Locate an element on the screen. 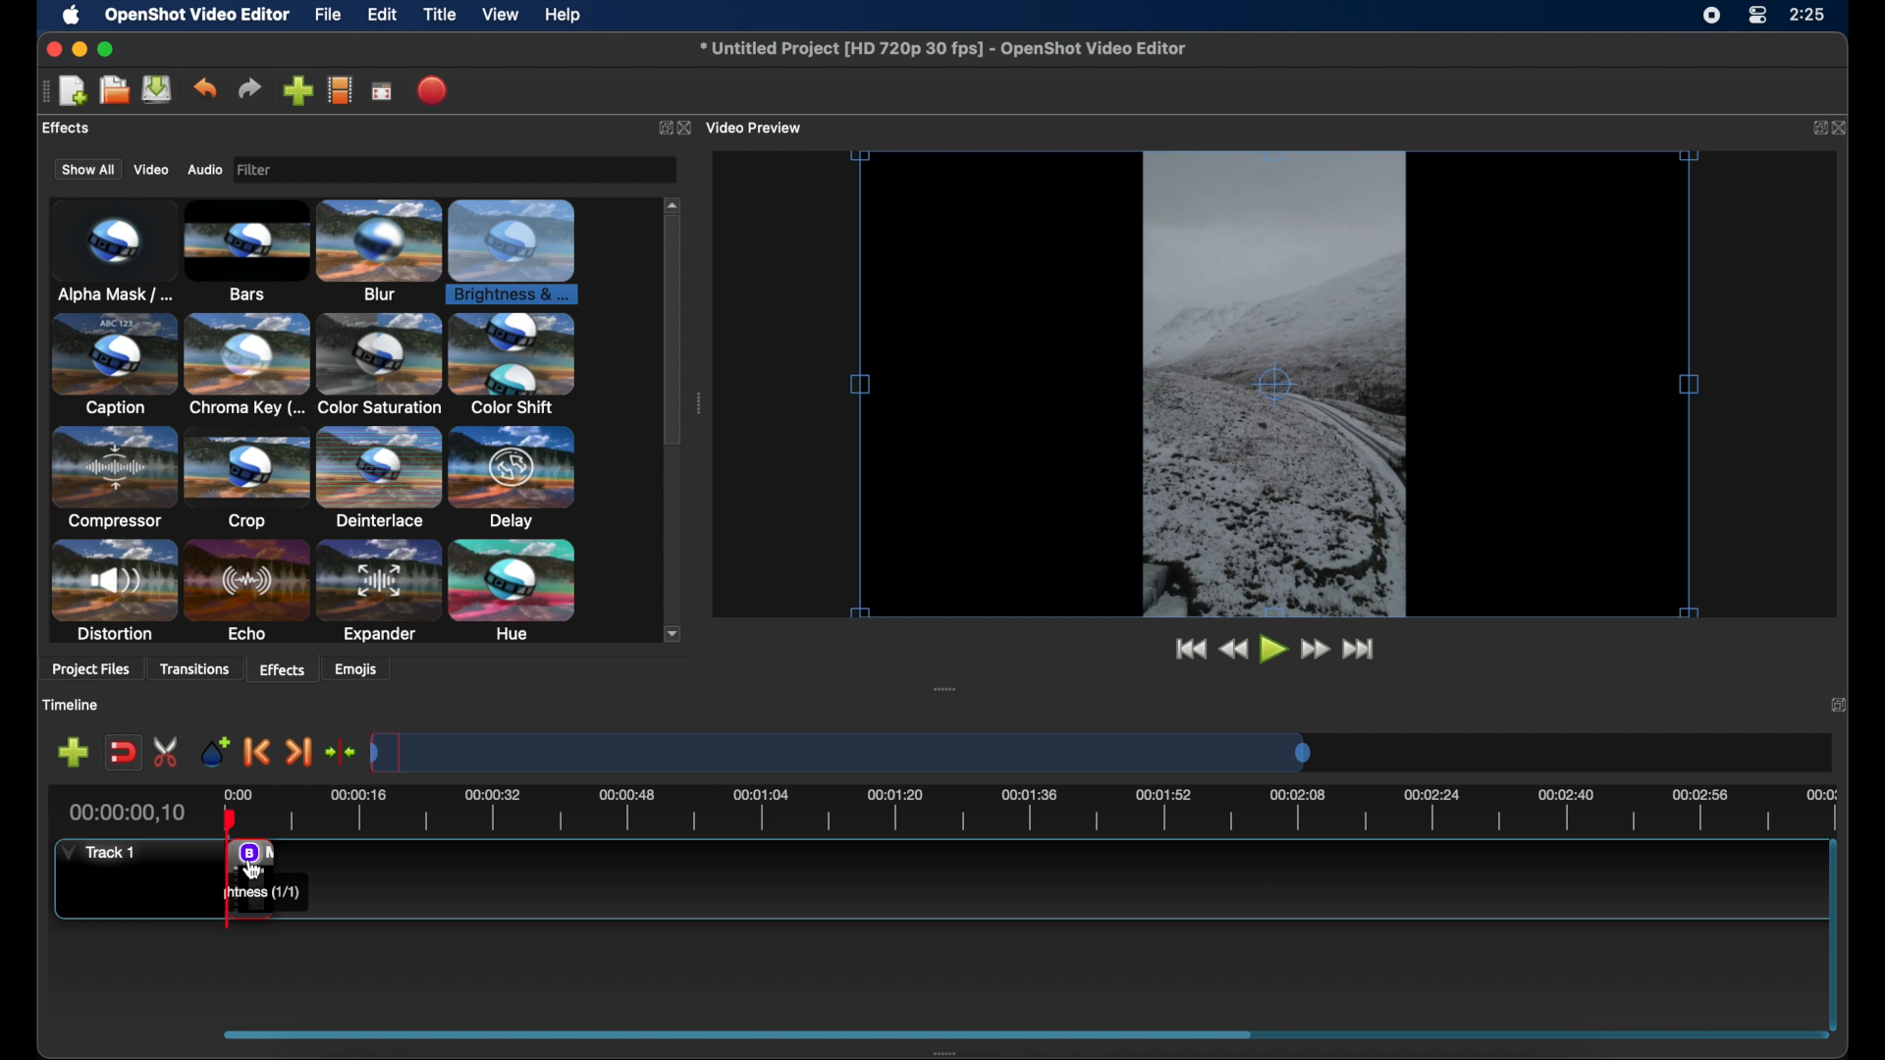  fast for is located at coordinates (1315, 650).